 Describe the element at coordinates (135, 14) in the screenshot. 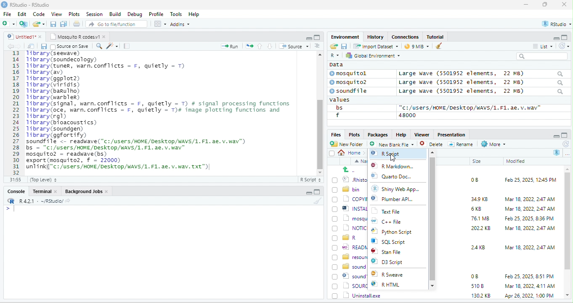

I see `Debug` at that location.